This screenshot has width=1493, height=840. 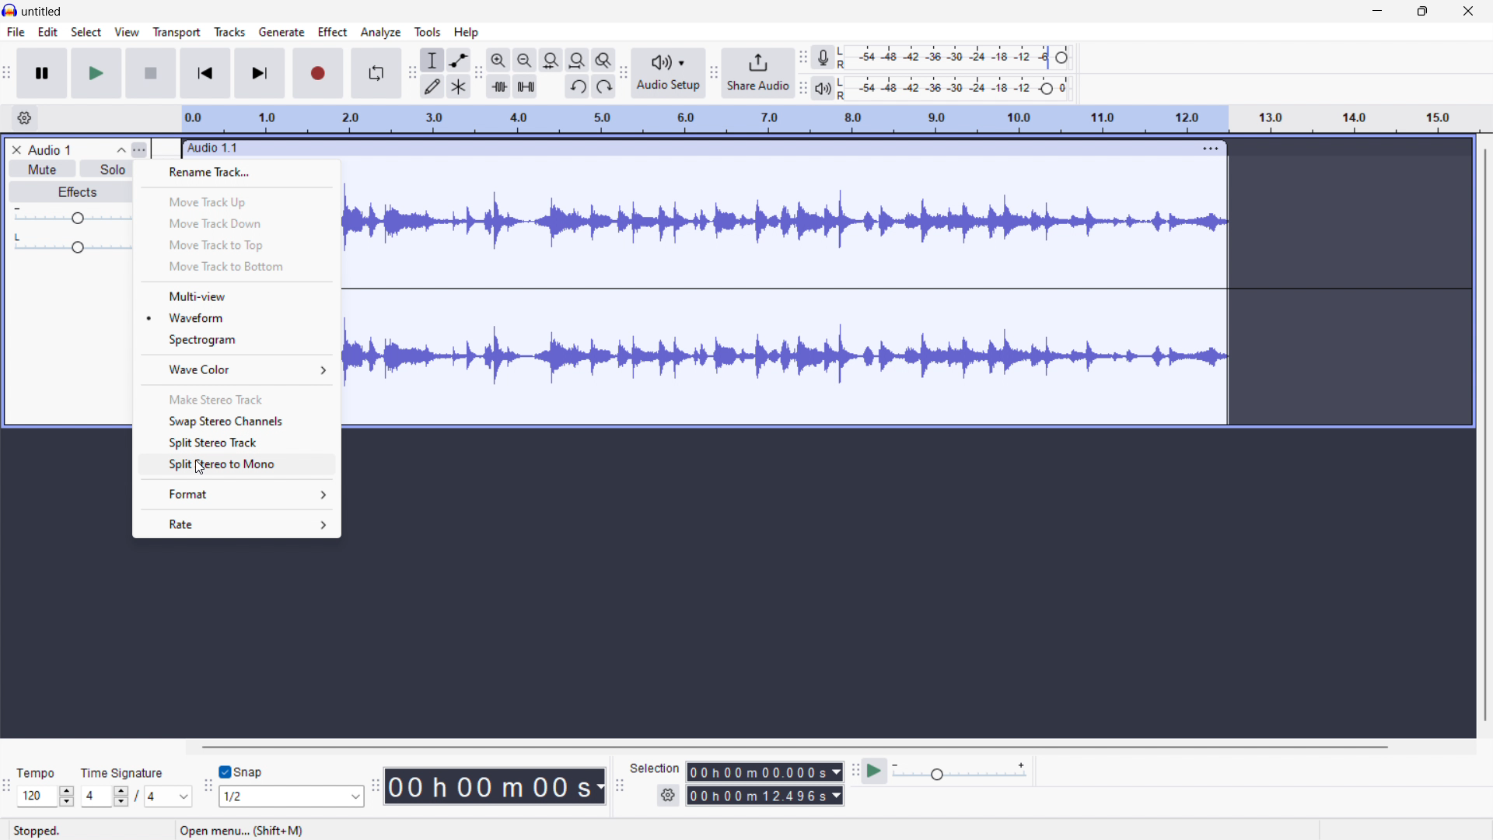 What do you see at coordinates (23, 118) in the screenshot?
I see `timeline settings` at bounding box center [23, 118].